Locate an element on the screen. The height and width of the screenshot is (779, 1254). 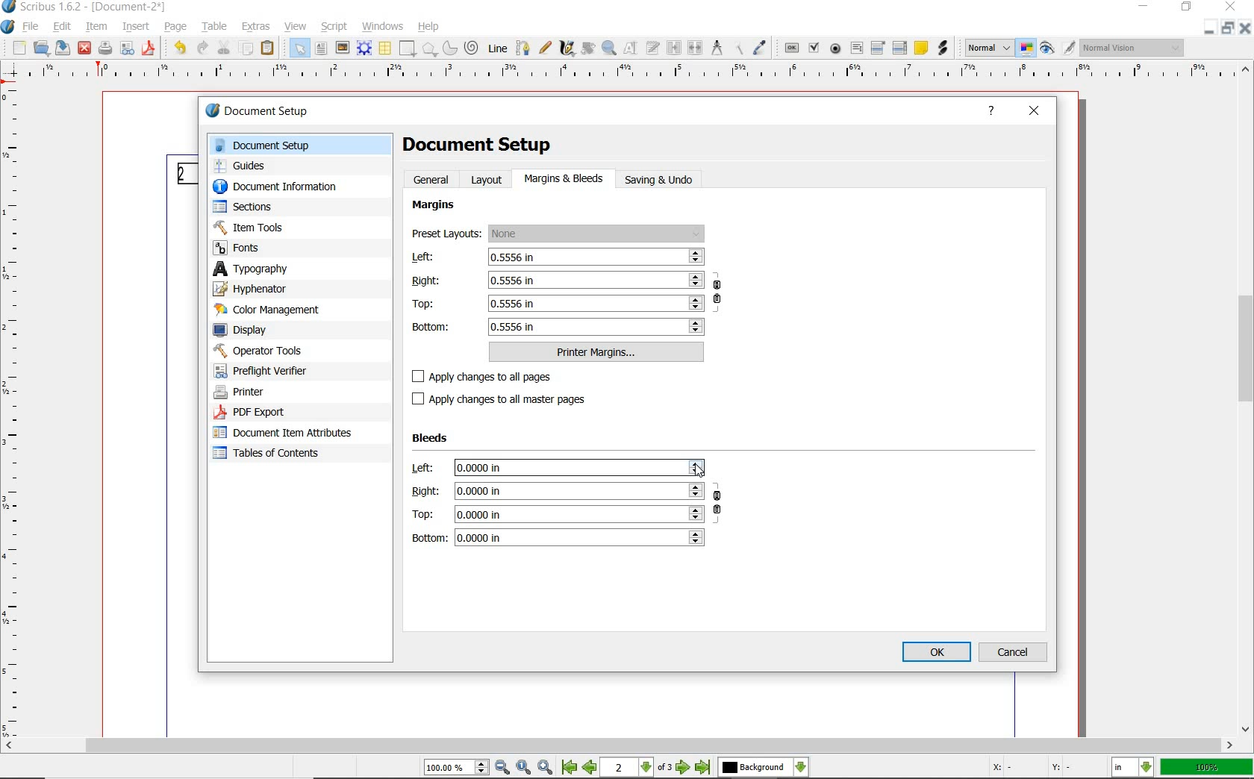
Right is located at coordinates (556, 491).